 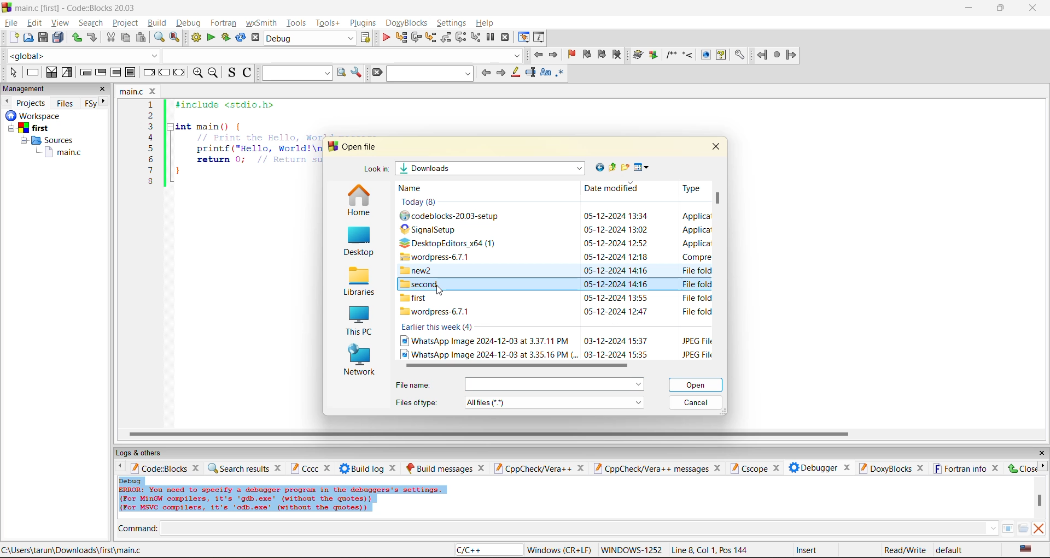 I want to click on show, so click(x=704, y=55).